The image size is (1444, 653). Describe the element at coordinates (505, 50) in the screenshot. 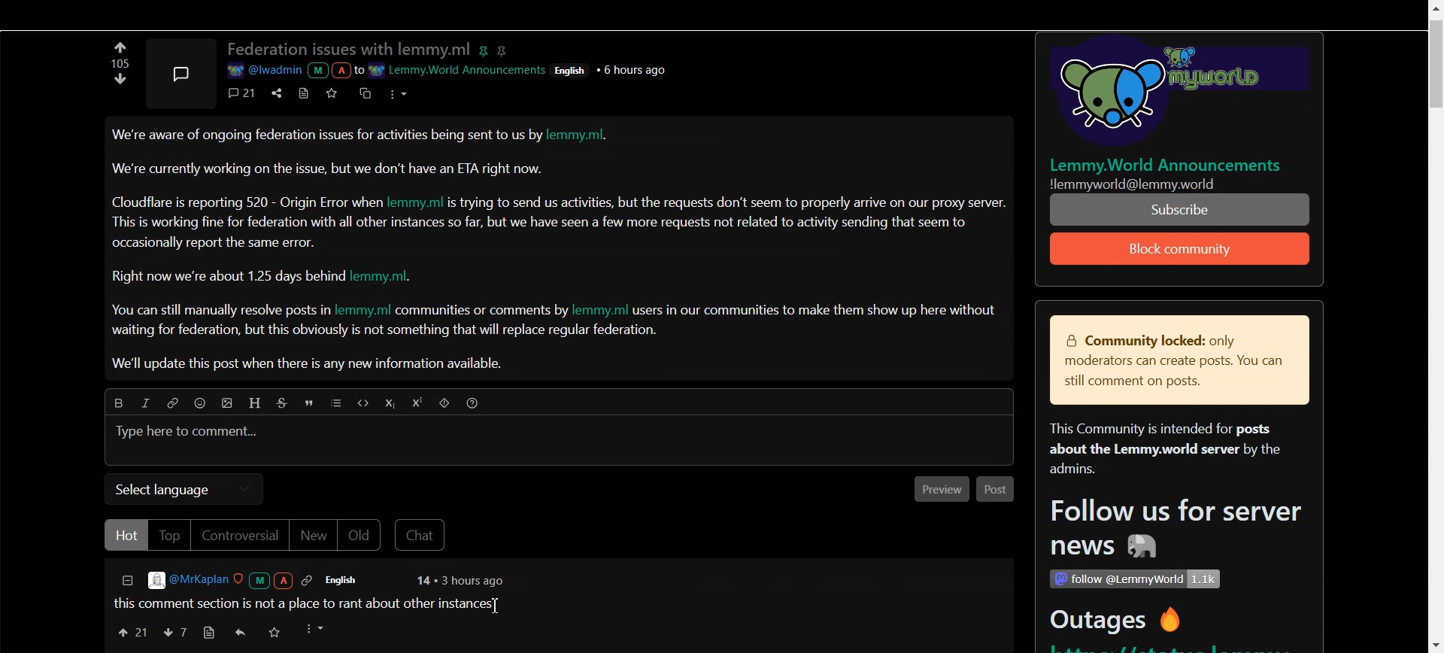

I see `hyperlink` at that location.